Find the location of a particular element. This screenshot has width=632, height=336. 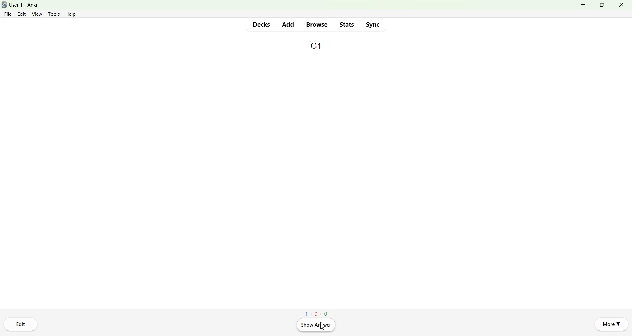

View is located at coordinates (37, 14).